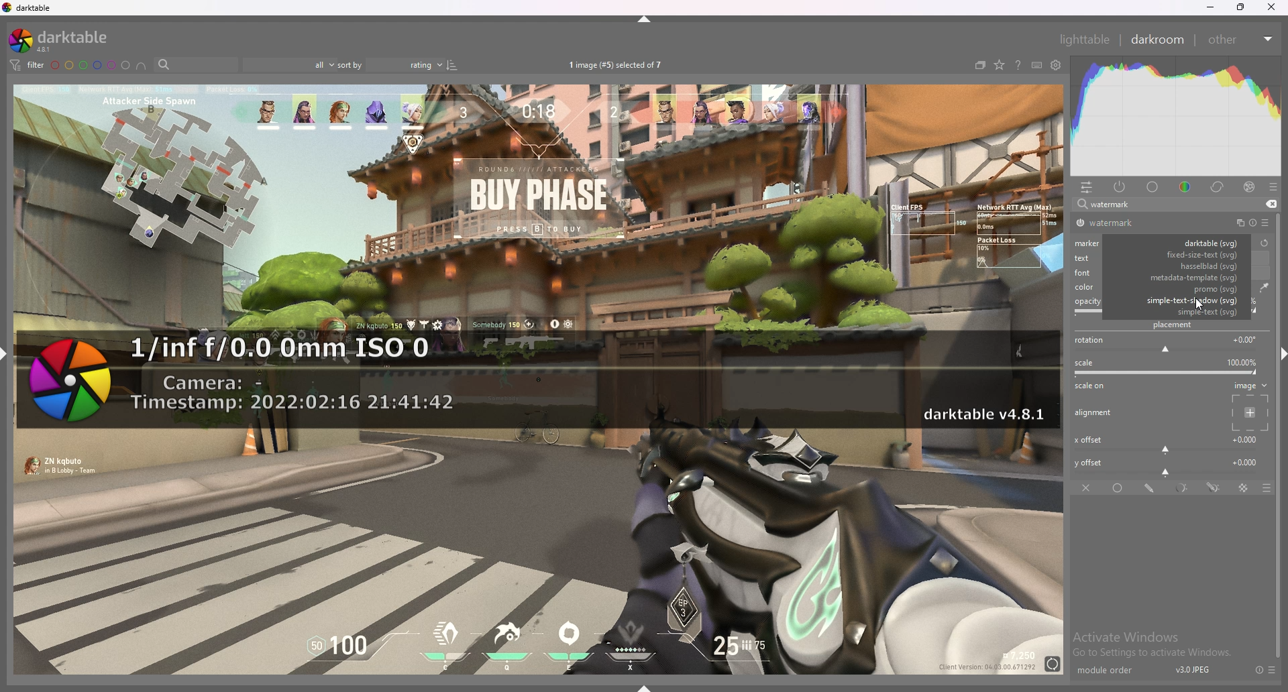 This screenshot has height=692, width=1288. What do you see at coordinates (1167, 443) in the screenshot?
I see `xoffset` at bounding box center [1167, 443].